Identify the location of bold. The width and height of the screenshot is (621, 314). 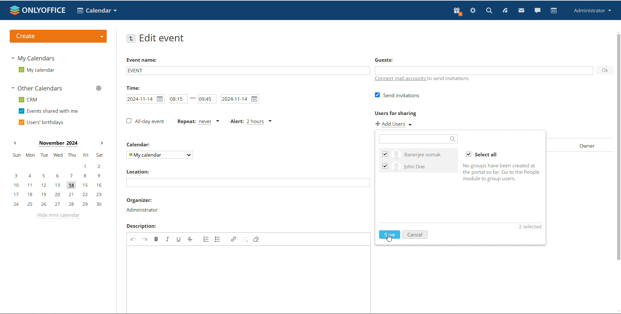
(156, 239).